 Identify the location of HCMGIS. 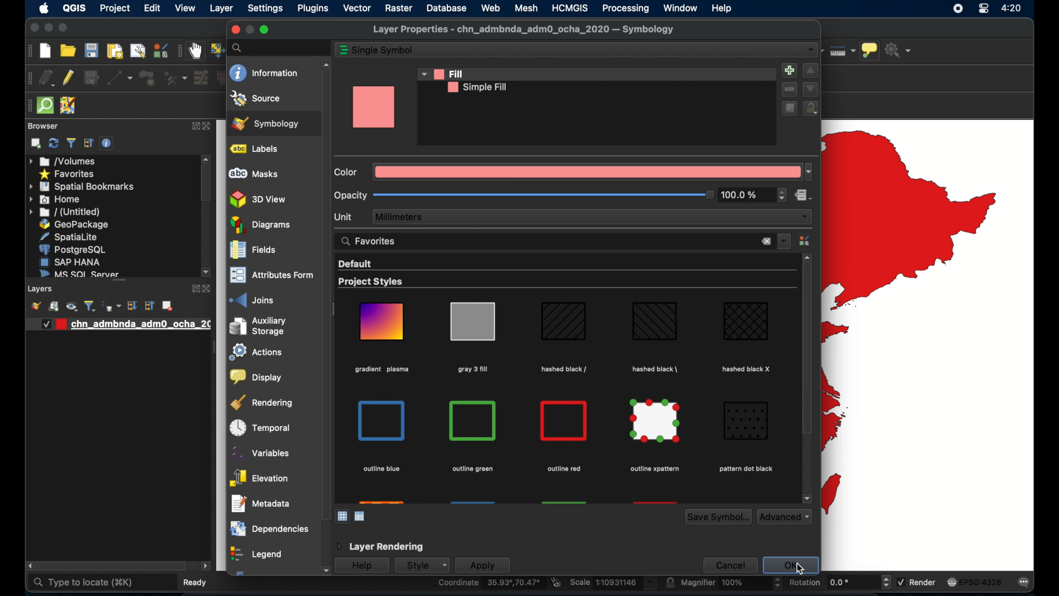
(570, 8).